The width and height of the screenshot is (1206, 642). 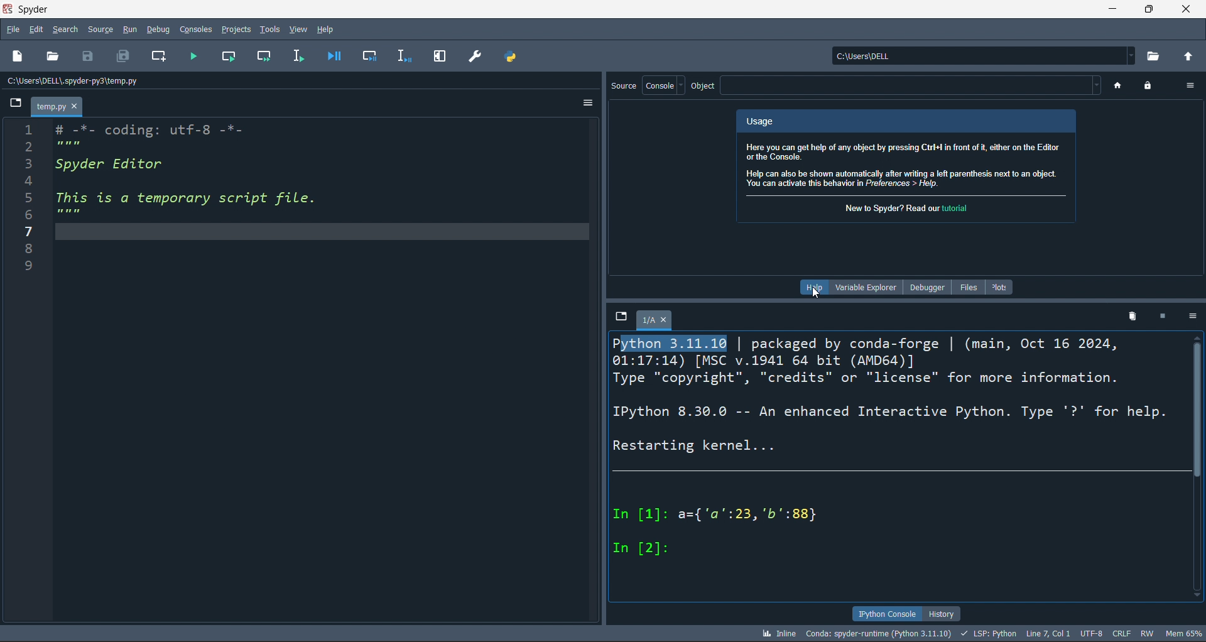 I want to click on minimize, so click(x=1110, y=10).